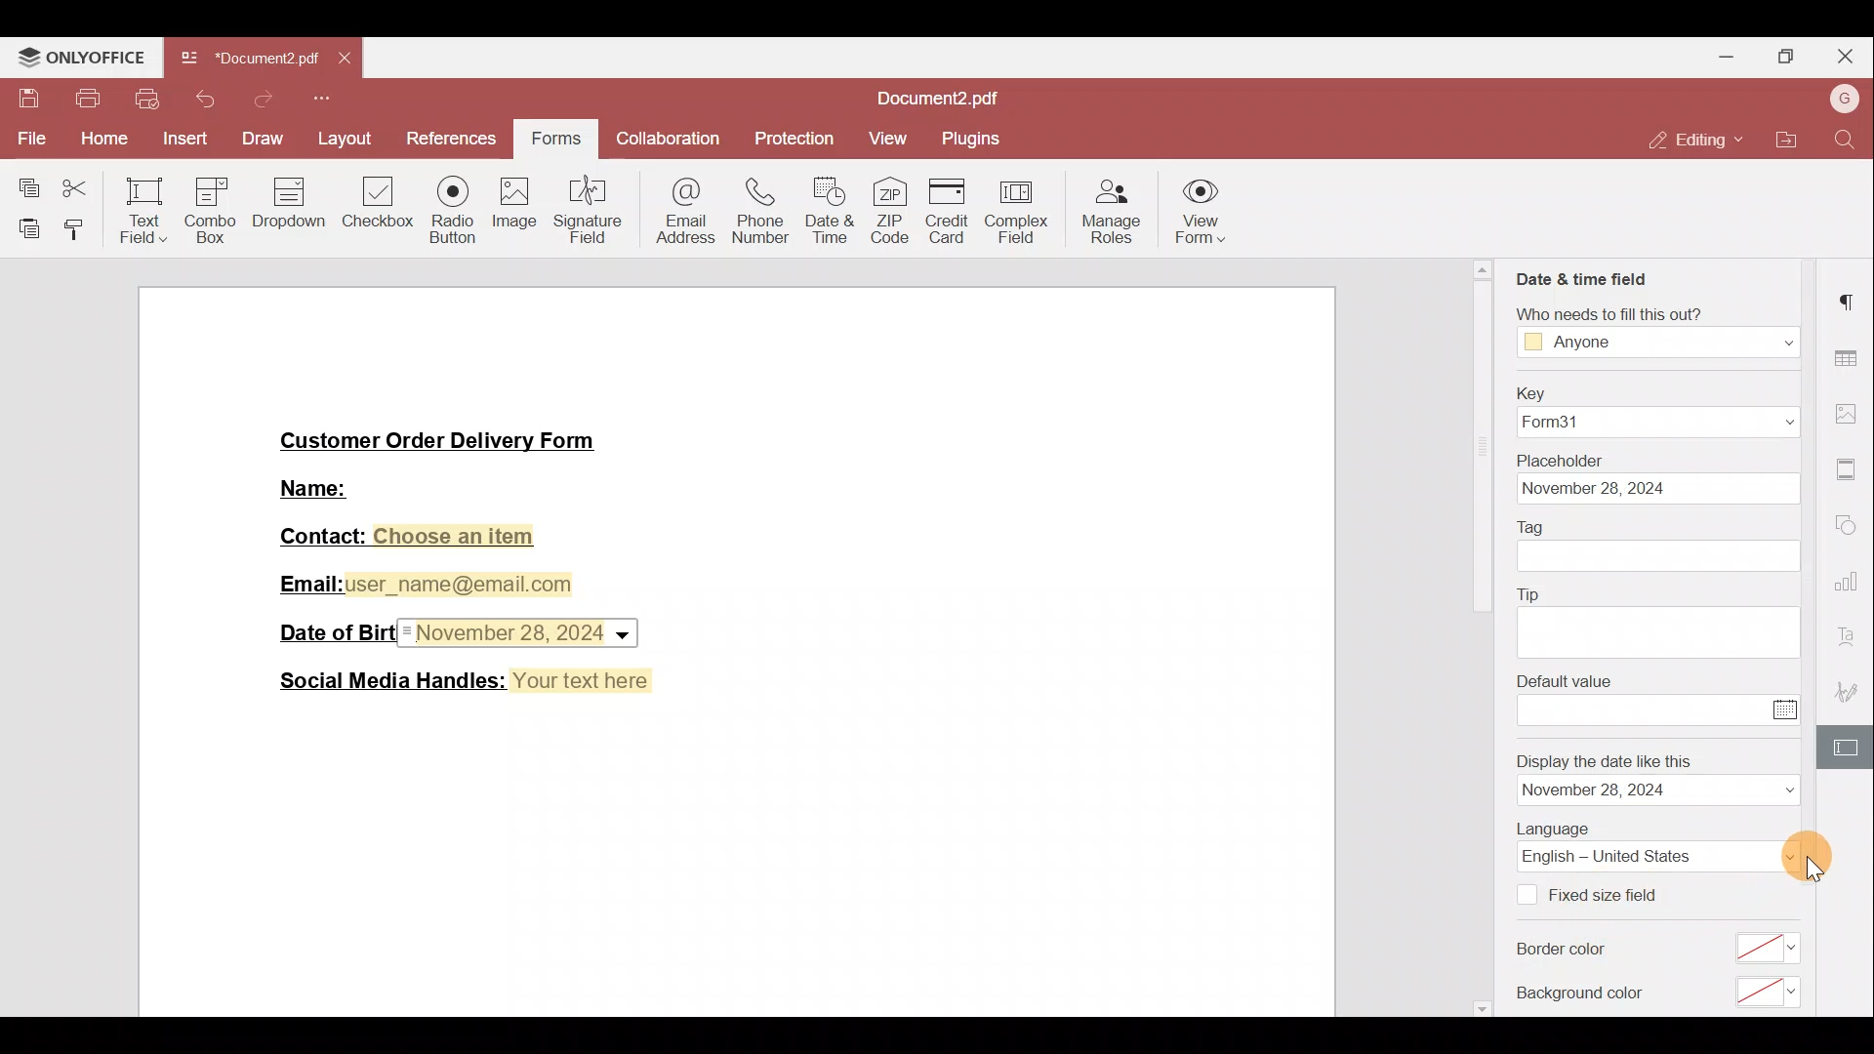  Describe the element at coordinates (1767, 992) in the screenshot. I see `select background color` at that location.